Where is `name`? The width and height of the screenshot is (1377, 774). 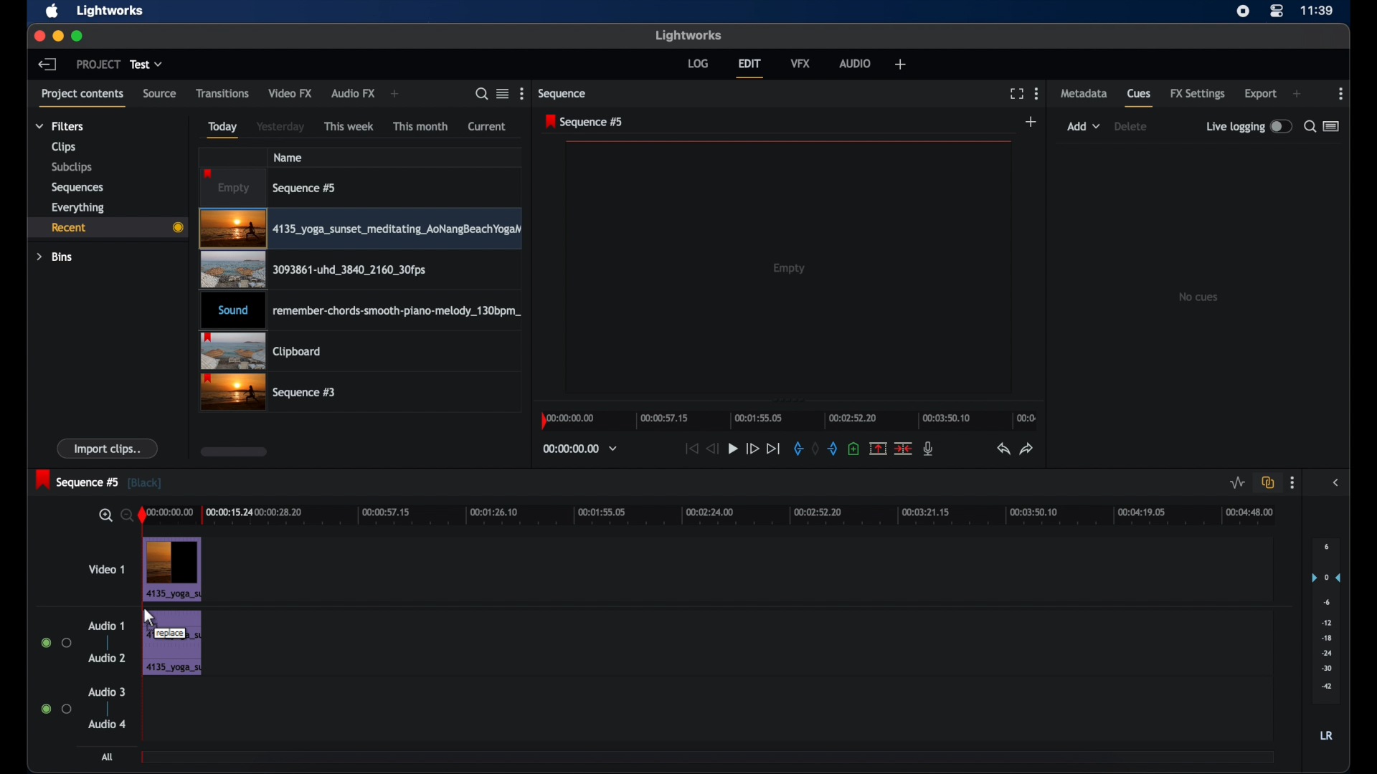
name is located at coordinates (289, 157).